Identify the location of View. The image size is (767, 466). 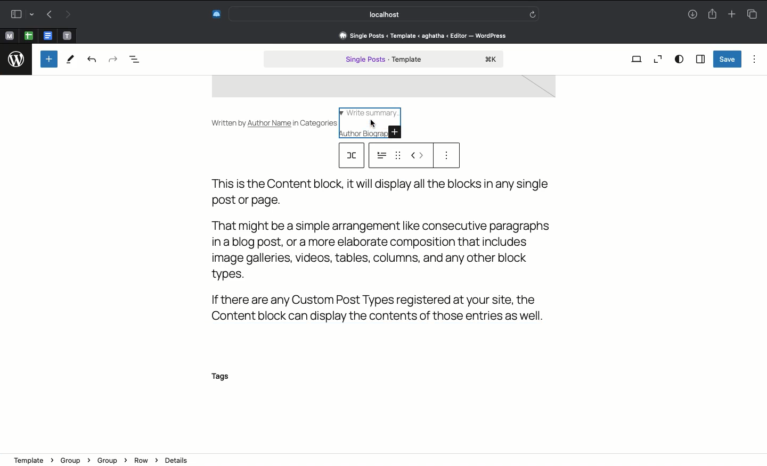
(637, 59).